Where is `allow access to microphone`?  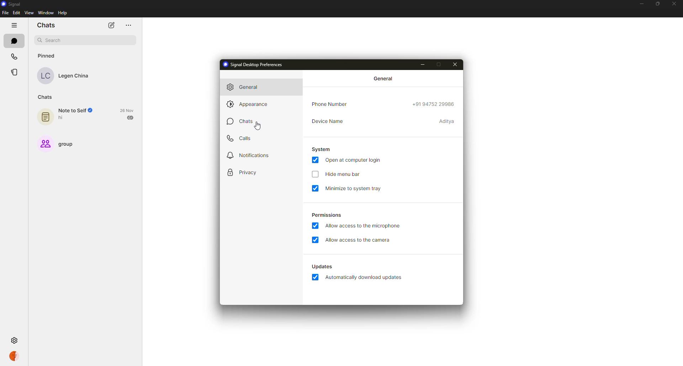 allow access to microphone is located at coordinates (364, 226).